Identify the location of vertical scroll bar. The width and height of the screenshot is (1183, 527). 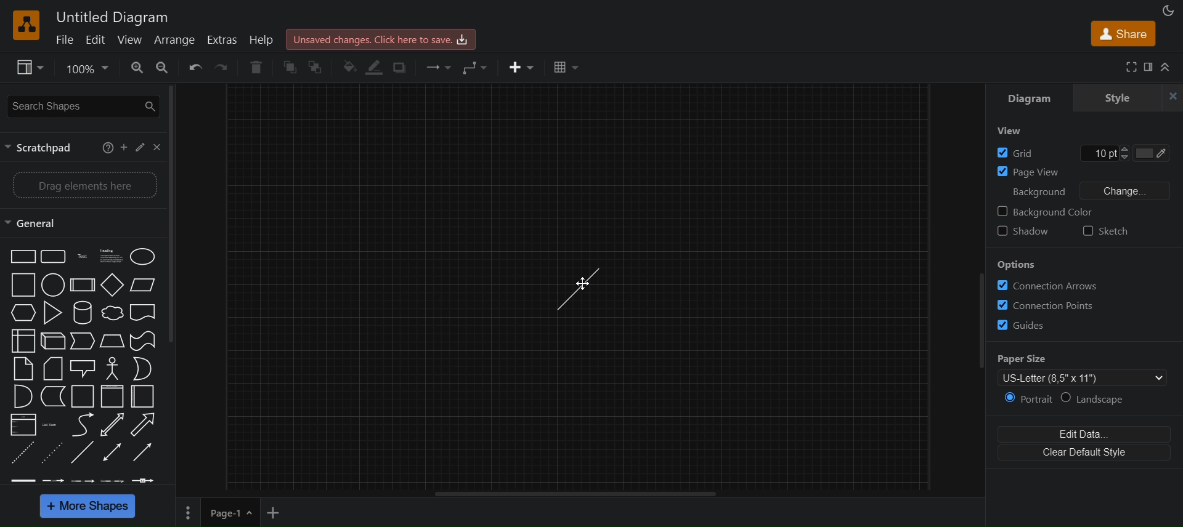
(174, 215).